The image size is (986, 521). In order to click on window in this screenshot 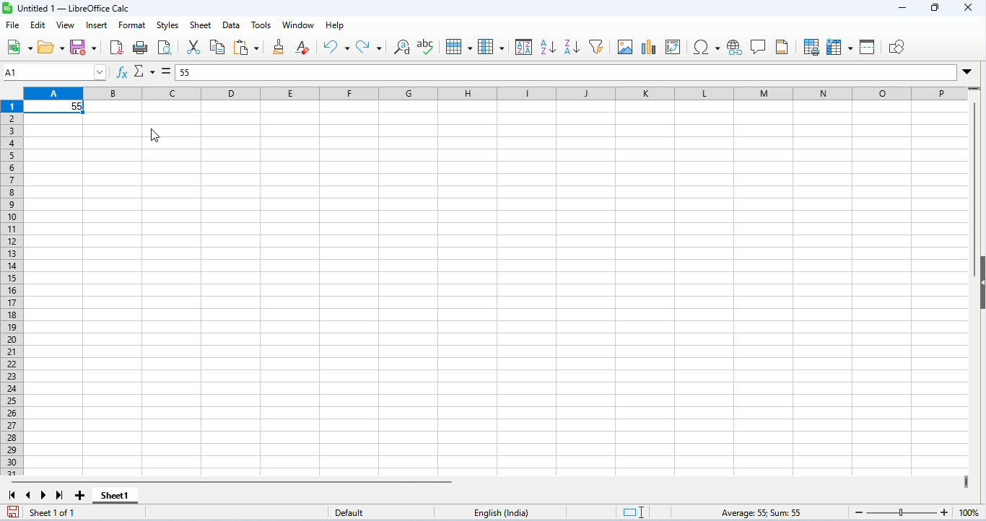, I will do `click(298, 25)`.